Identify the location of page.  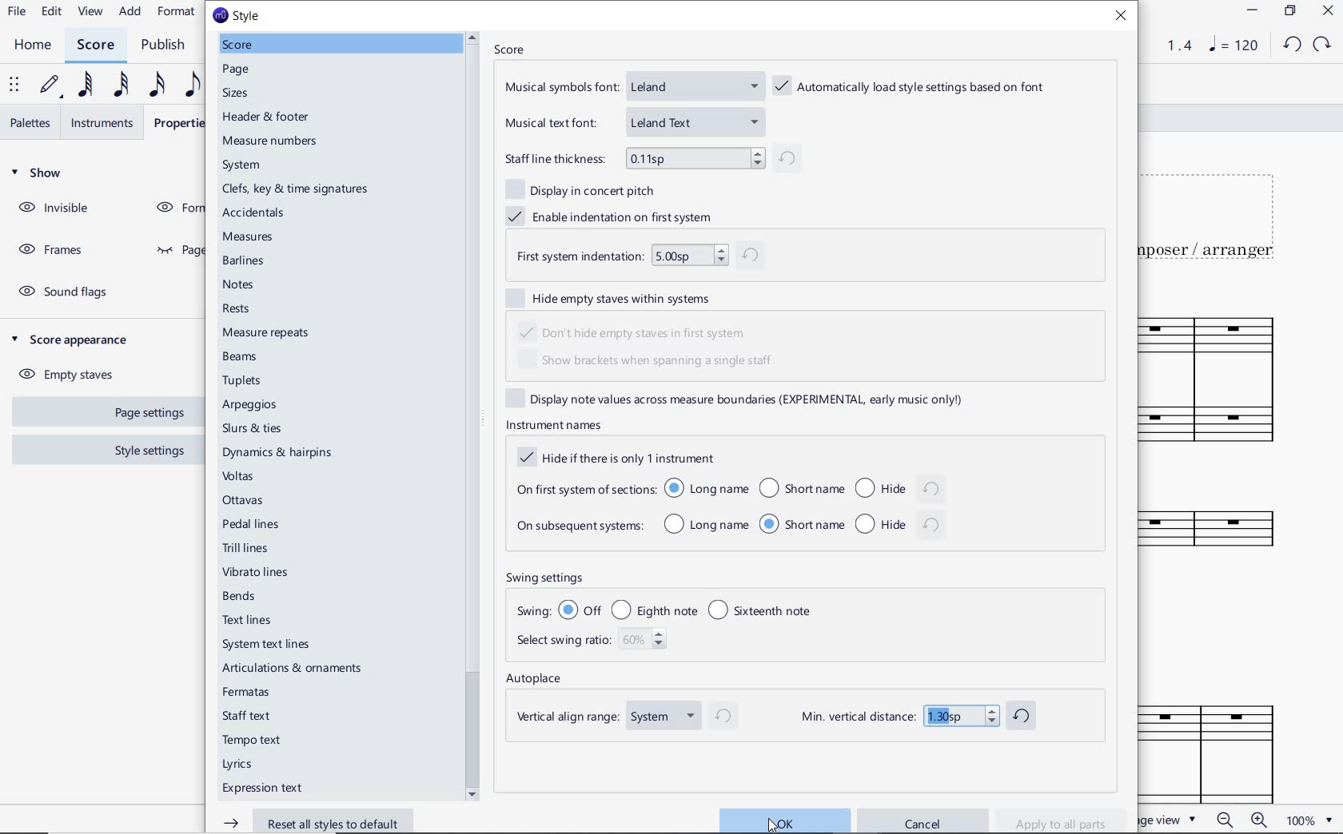
(238, 71).